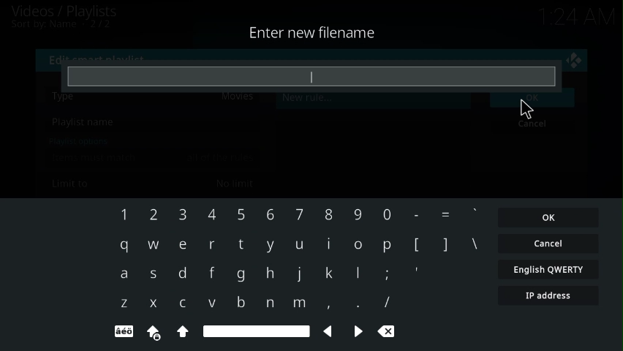  What do you see at coordinates (211, 246) in the screenshot?
I see `r` at bounding box center [211, 246].